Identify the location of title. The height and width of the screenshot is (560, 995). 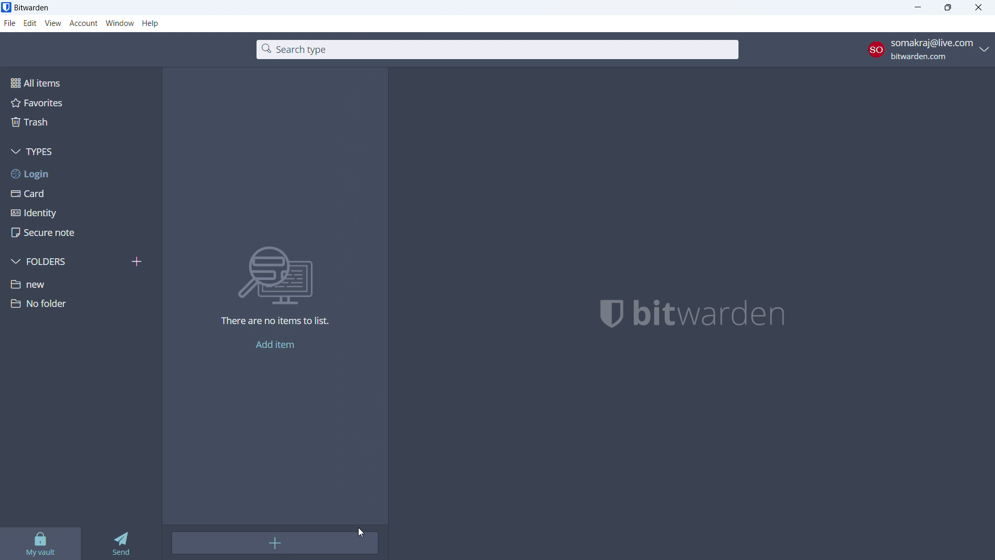
(32, 7).